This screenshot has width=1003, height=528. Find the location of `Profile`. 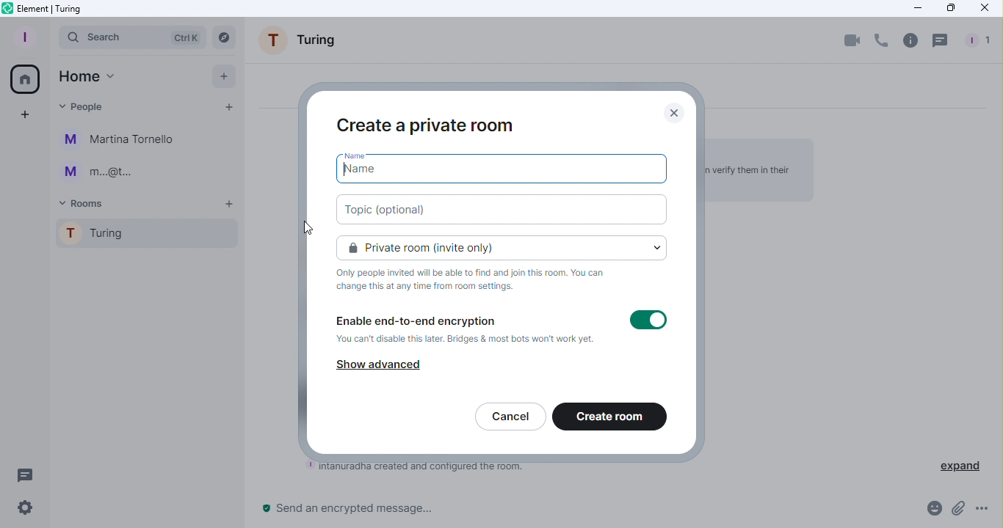

Profile is located at coordinates (22, 36).